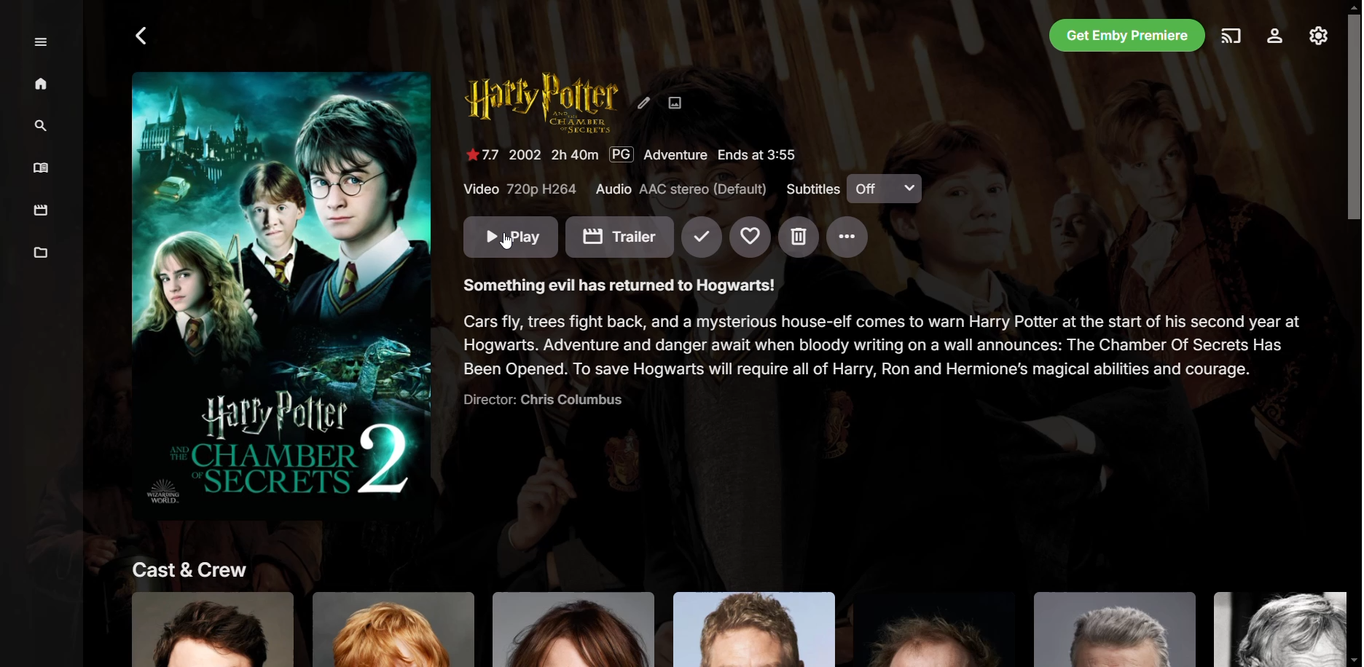 The height and width of the screenshot is (667, 1364). Describe the element at coordinates (43, 43) in the screenshot. I see `Expand` at that location.